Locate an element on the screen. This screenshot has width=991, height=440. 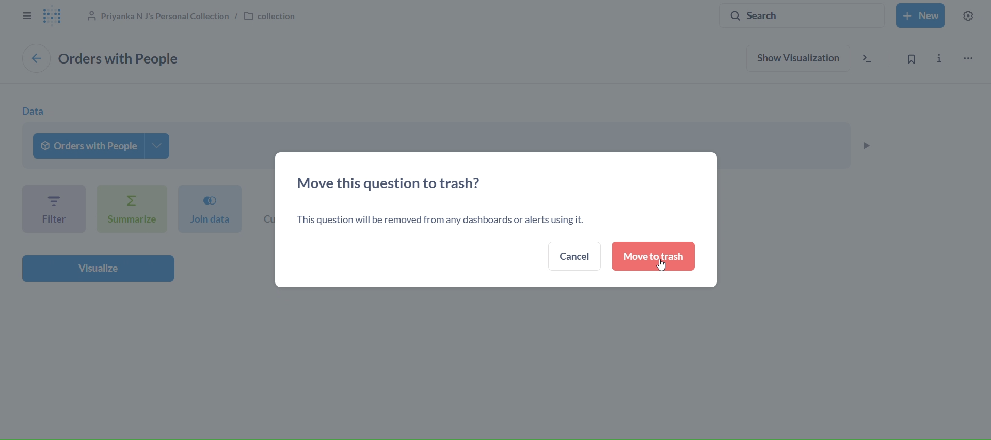
collection is located at coordinates (200, 18).